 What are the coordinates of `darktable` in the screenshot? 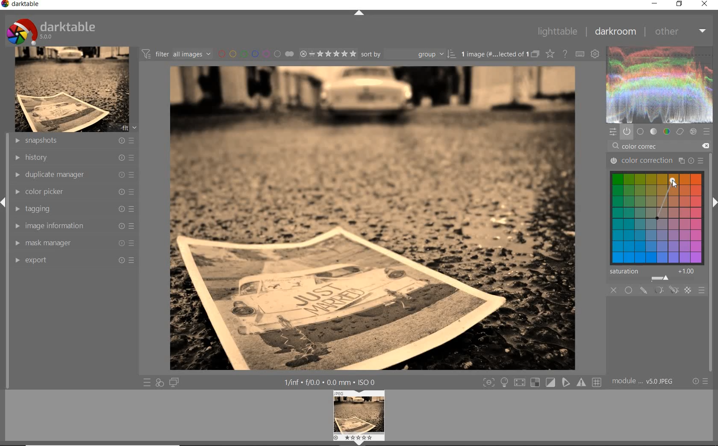 It's located at (22, 4).